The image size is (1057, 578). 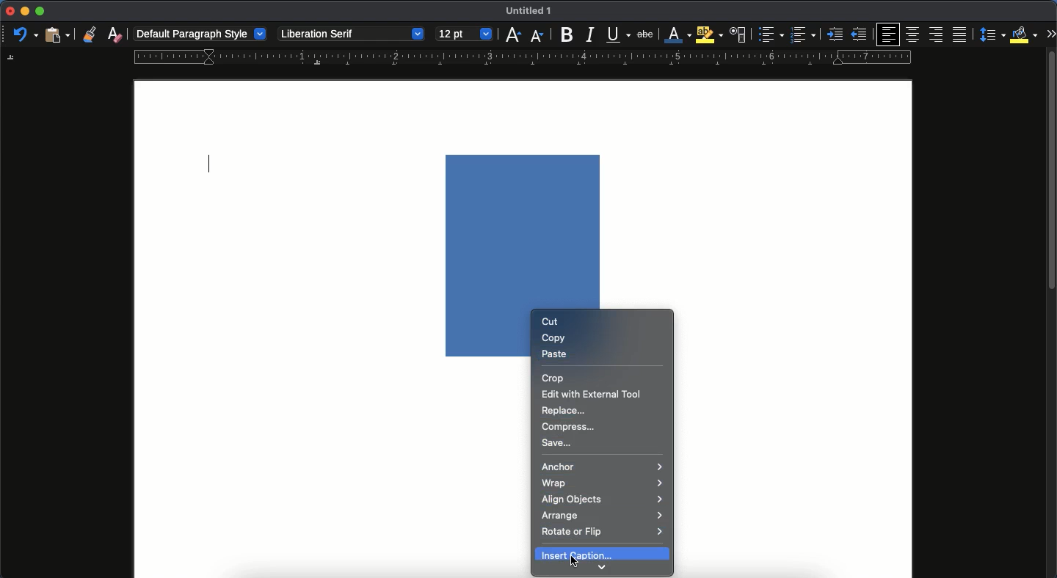 What do you see at coordinates (604, 516) in the screenshot?
I see `arrange` at bounding box center [604, 516].